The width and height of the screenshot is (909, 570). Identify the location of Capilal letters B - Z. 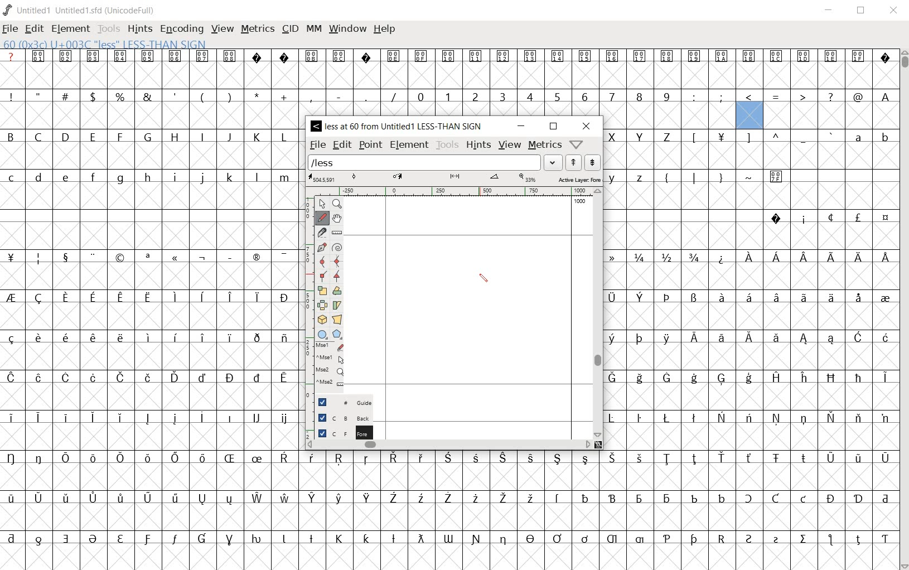
(150, 137).